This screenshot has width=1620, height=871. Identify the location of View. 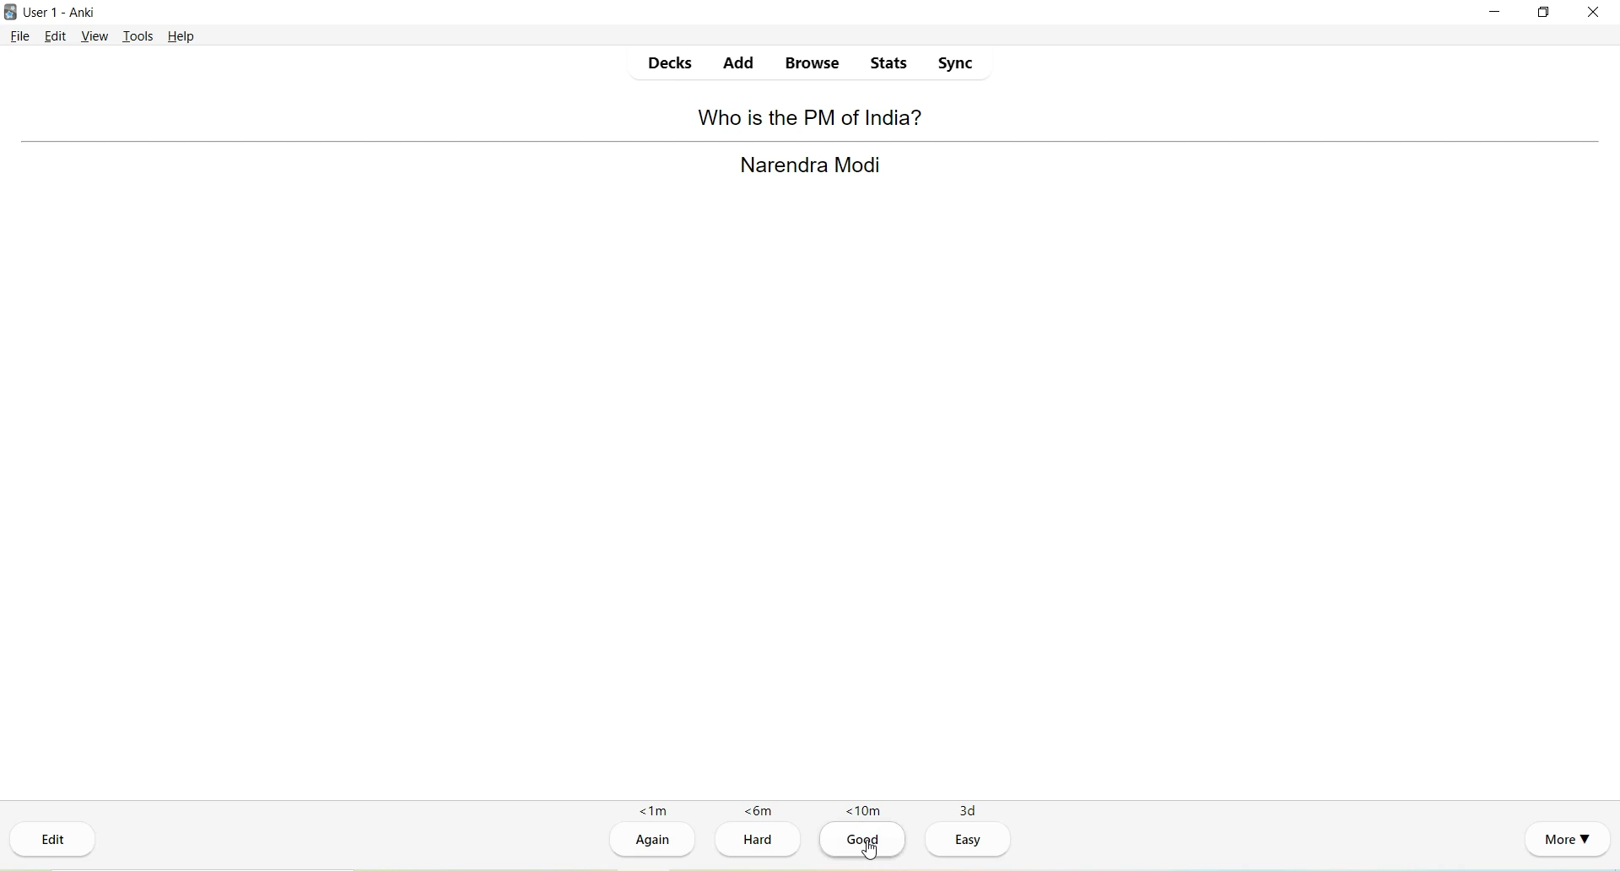
(95, 35).